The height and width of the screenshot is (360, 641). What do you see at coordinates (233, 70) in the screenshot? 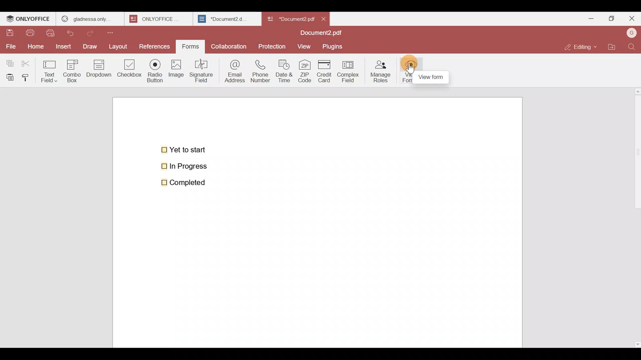
I see `Email address` at bounding box center [233, 70].